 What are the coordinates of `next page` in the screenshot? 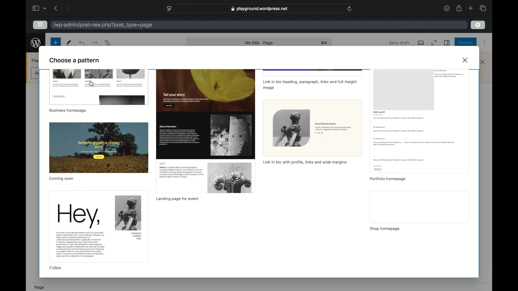 It's located at (67, 8).